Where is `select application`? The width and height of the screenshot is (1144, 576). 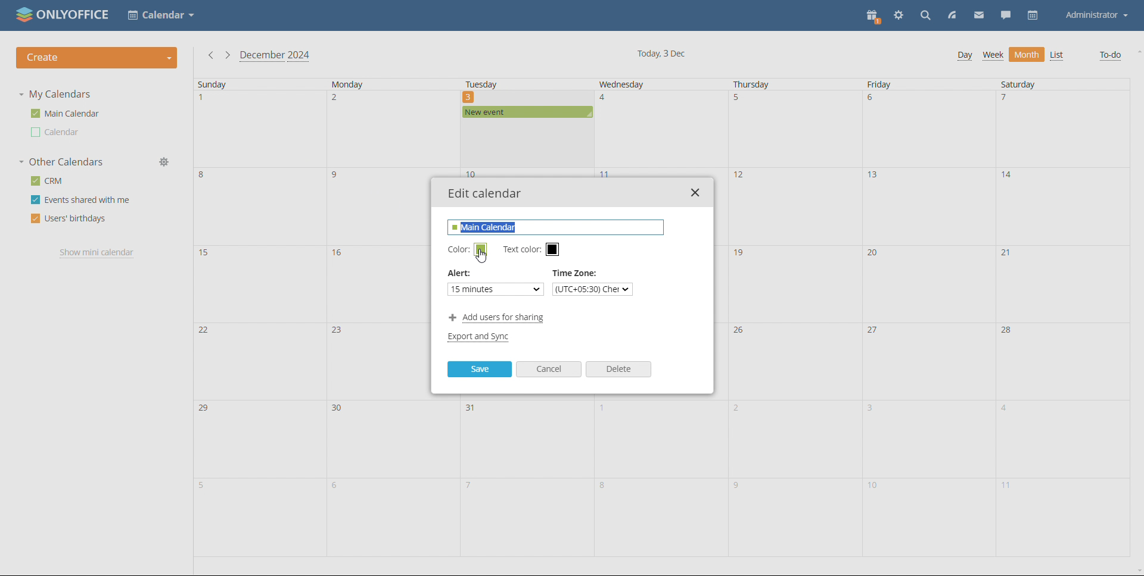 select application is located at coordinates (161, 15).